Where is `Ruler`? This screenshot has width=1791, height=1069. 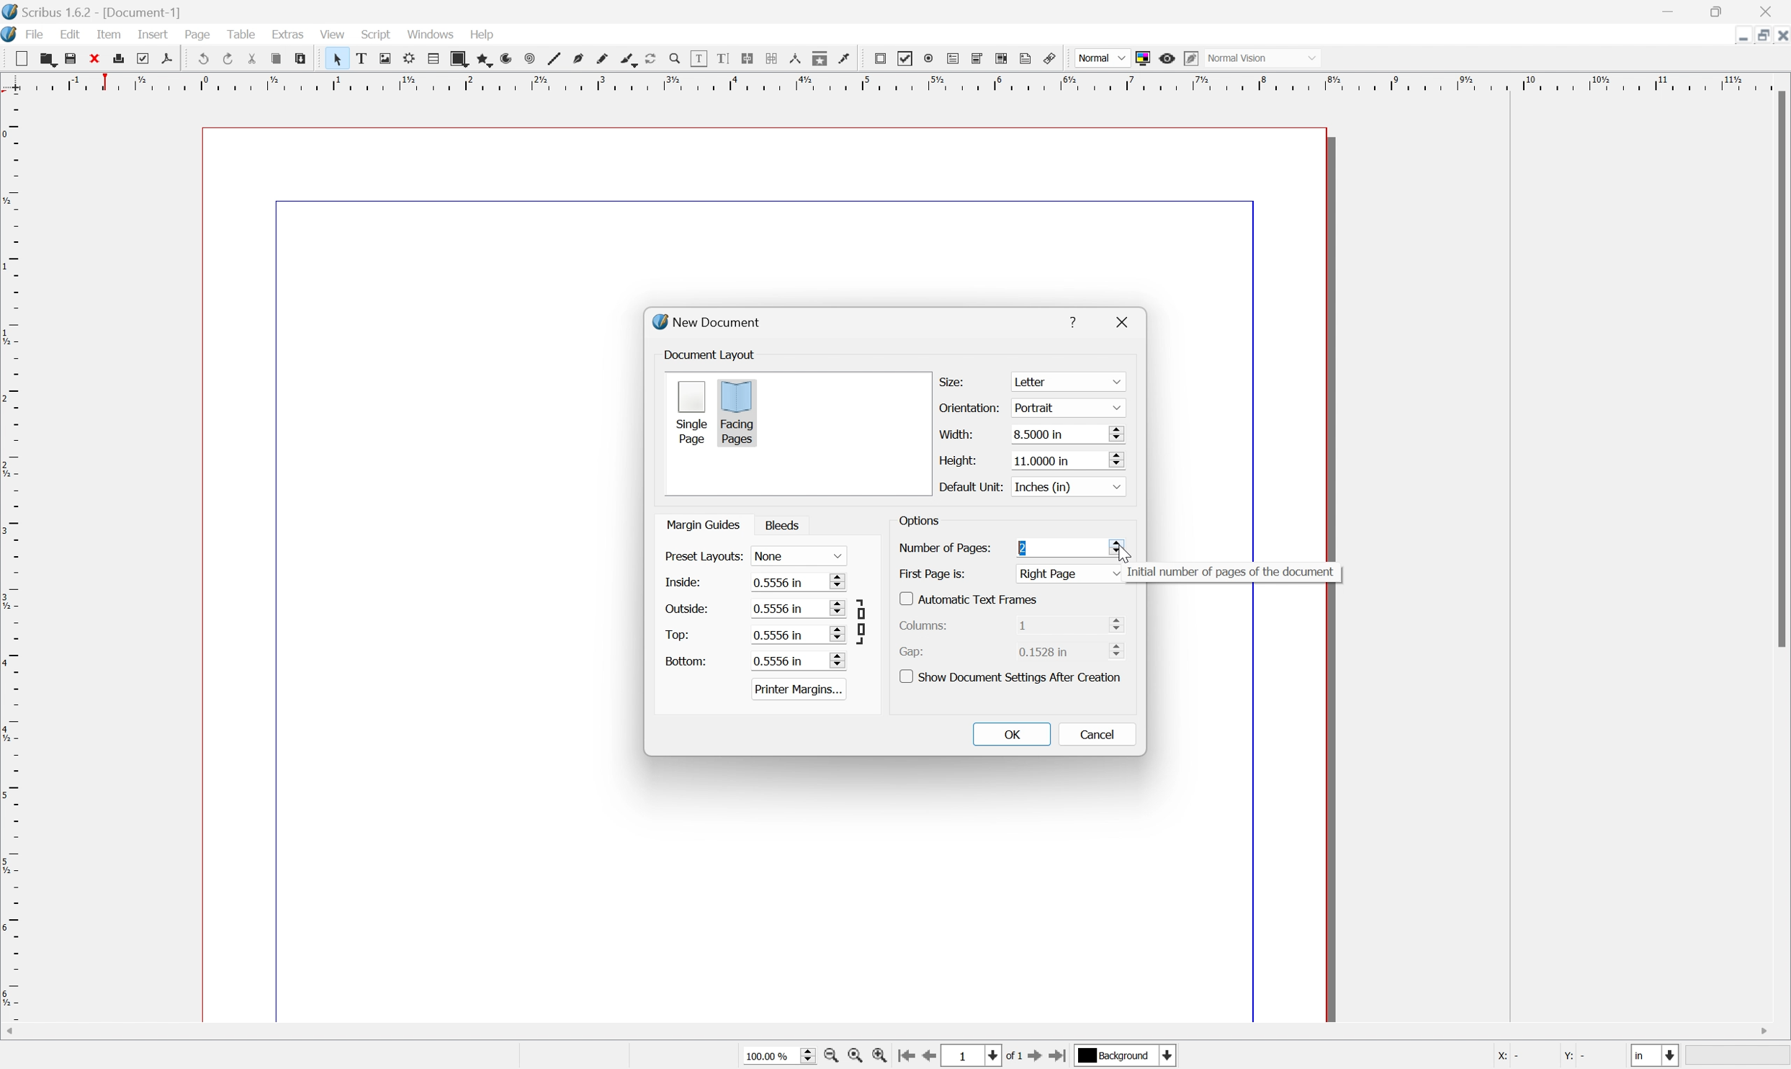 Ruler is located at coordinates (12, 568).